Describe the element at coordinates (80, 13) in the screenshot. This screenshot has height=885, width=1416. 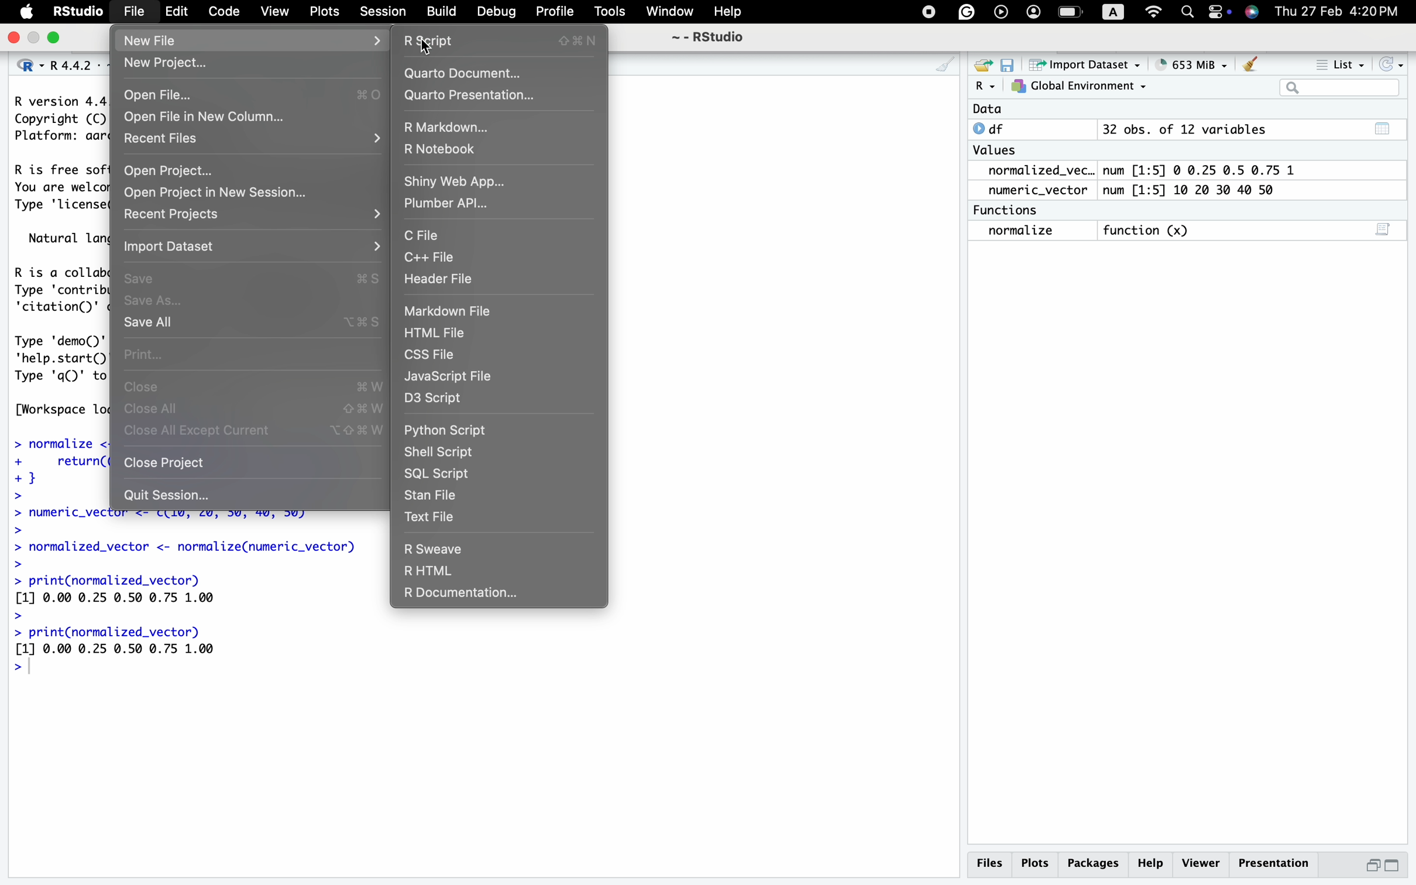
I see `RStudio` at that location.